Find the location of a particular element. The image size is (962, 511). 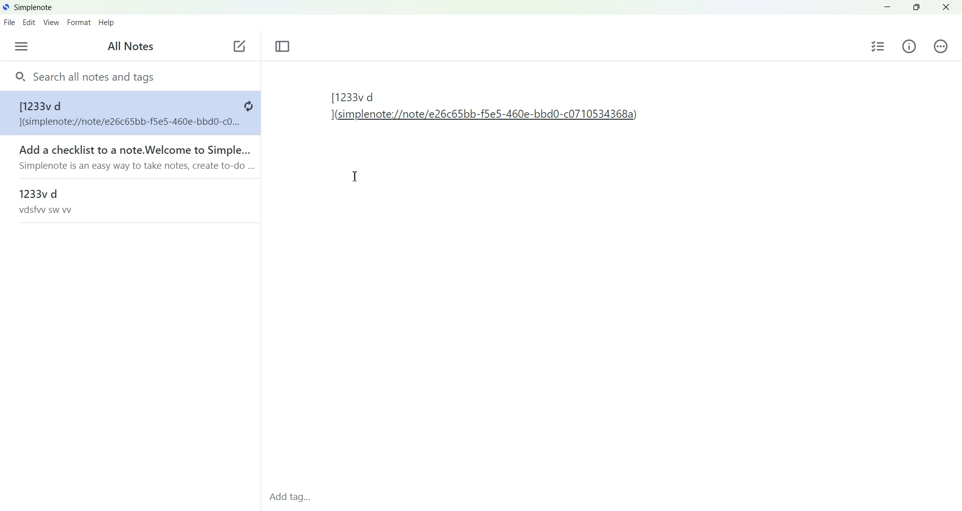

Text Cursor is located at coordinates (354, 177).